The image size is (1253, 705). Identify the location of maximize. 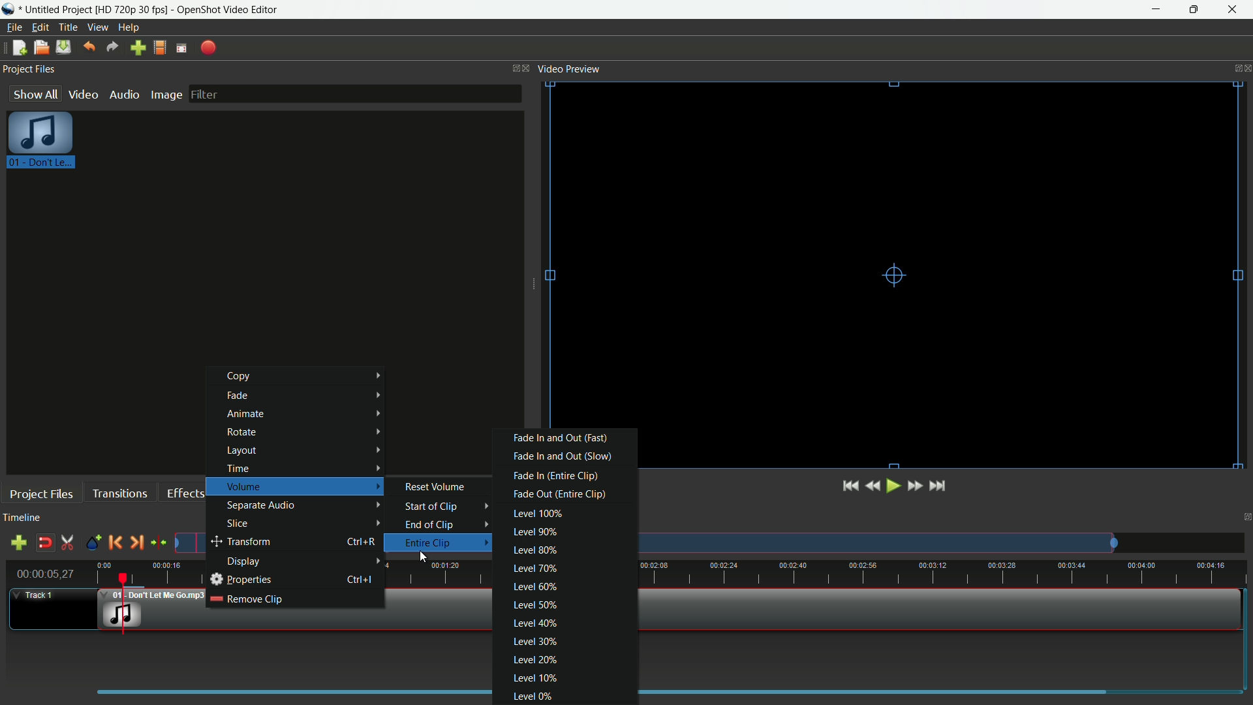
(1196, 10).